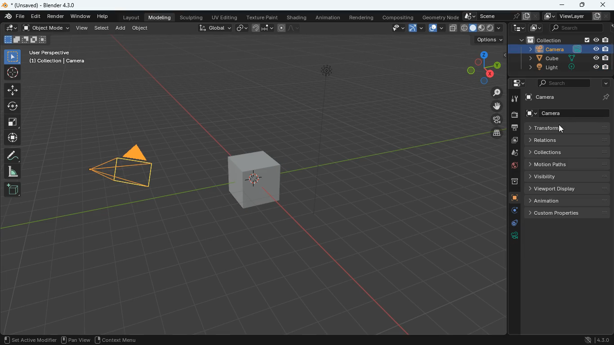 The image size is (614, 345). I want to click on move, so click(13, 138).